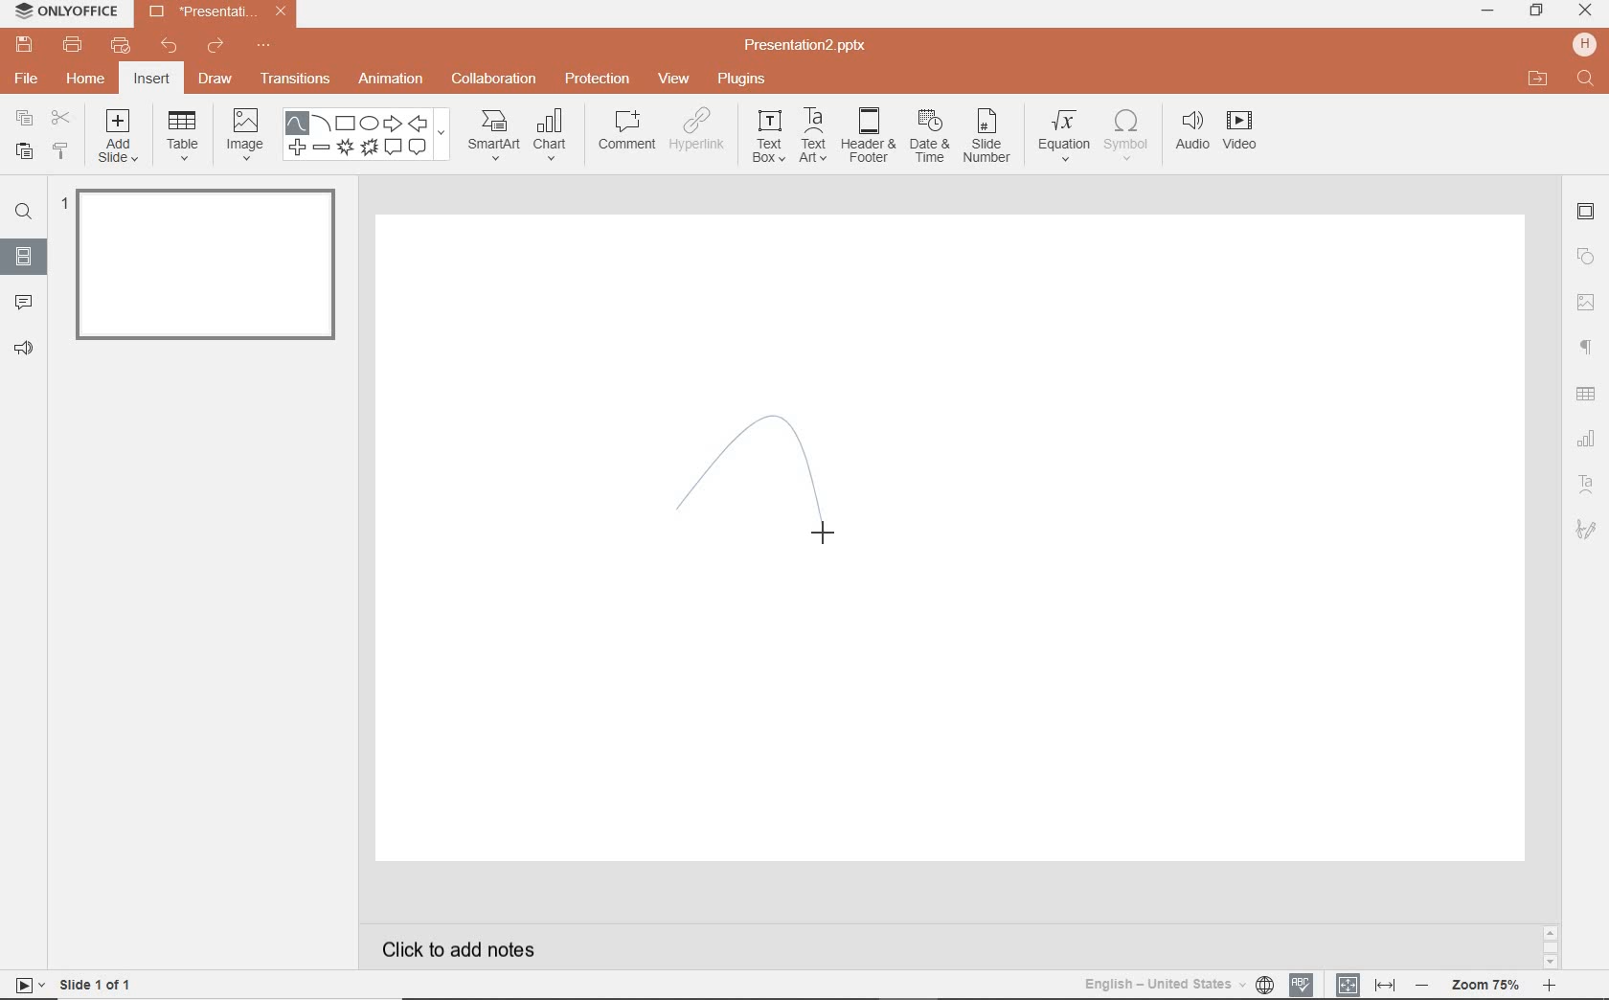 The image size is (1609, 1000). What do you see at coordinates (120, 140) in the screenshot?
I see `ADD SLIDE` at bounding box center [120, 140].